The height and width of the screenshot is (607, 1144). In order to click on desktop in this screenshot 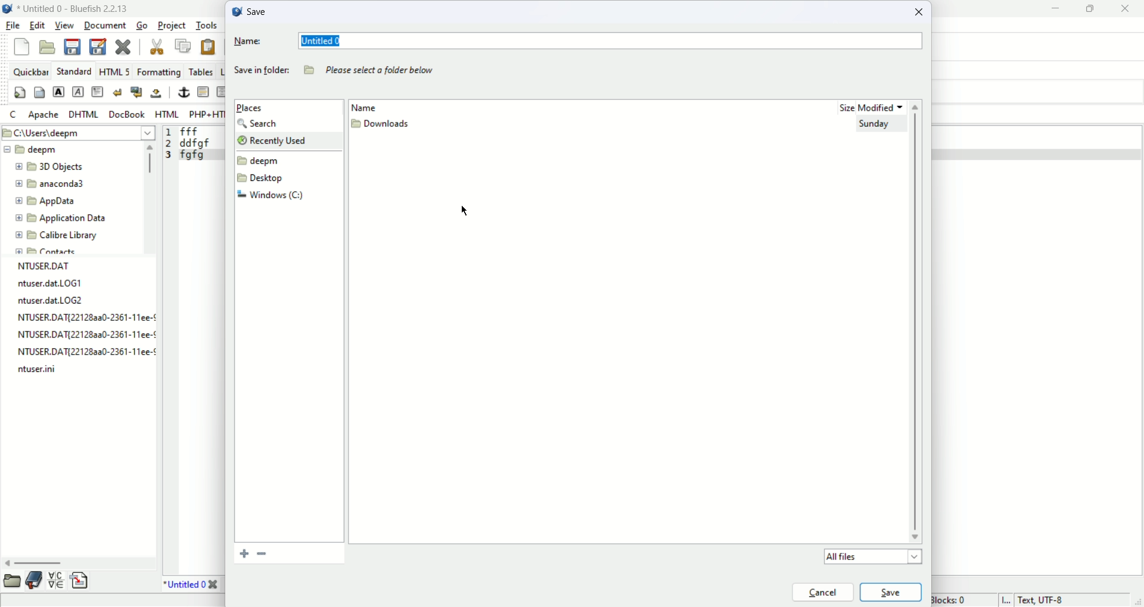, I will do `click(264, 178)`.